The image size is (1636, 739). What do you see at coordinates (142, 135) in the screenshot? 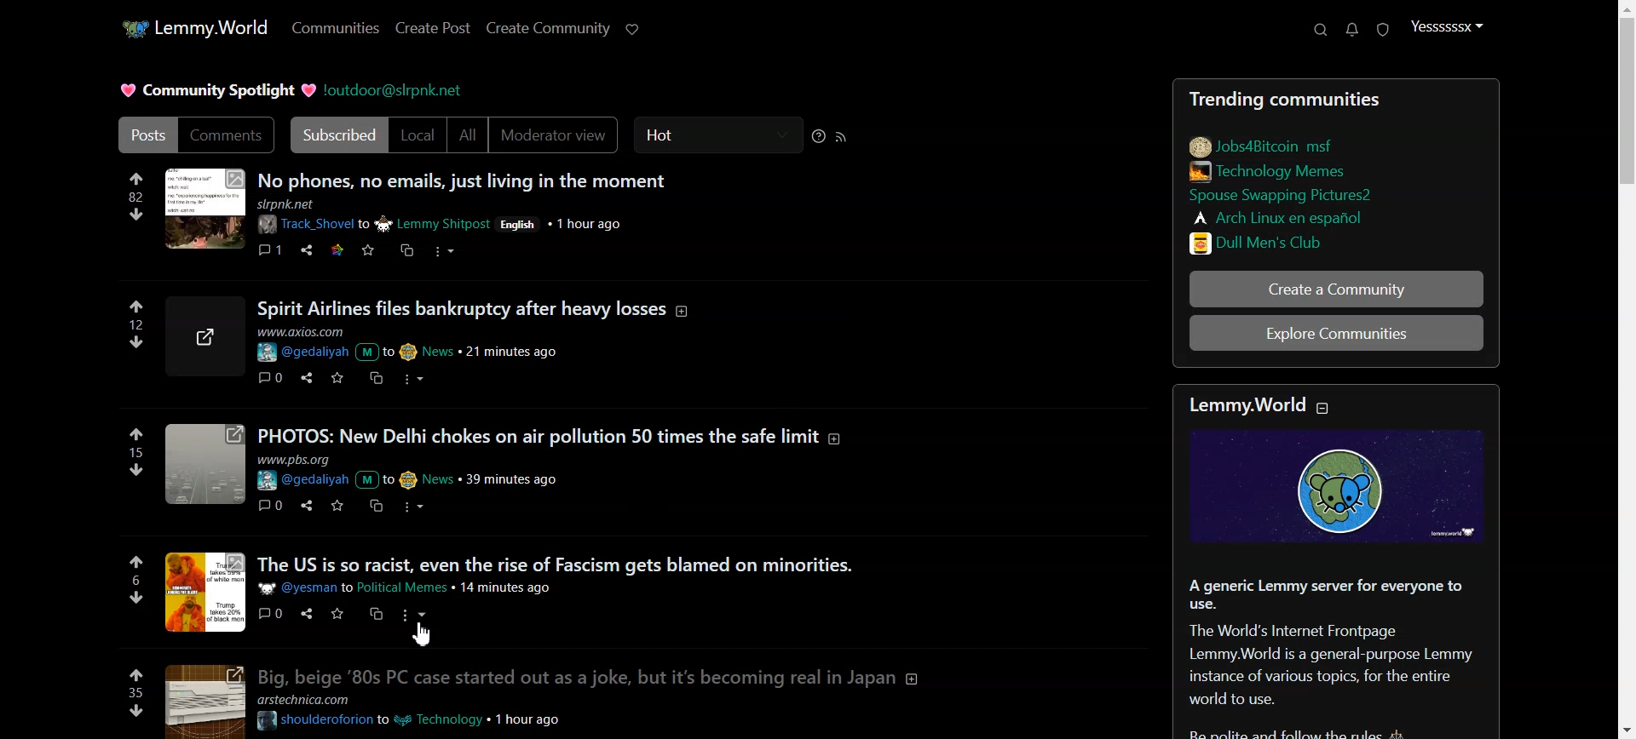
I see `Post` at bounding box center [142, 135].